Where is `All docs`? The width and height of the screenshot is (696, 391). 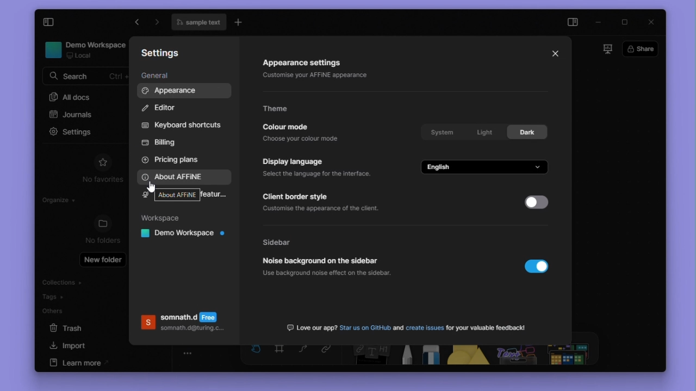
All docs is located at coordinates (84, 98).